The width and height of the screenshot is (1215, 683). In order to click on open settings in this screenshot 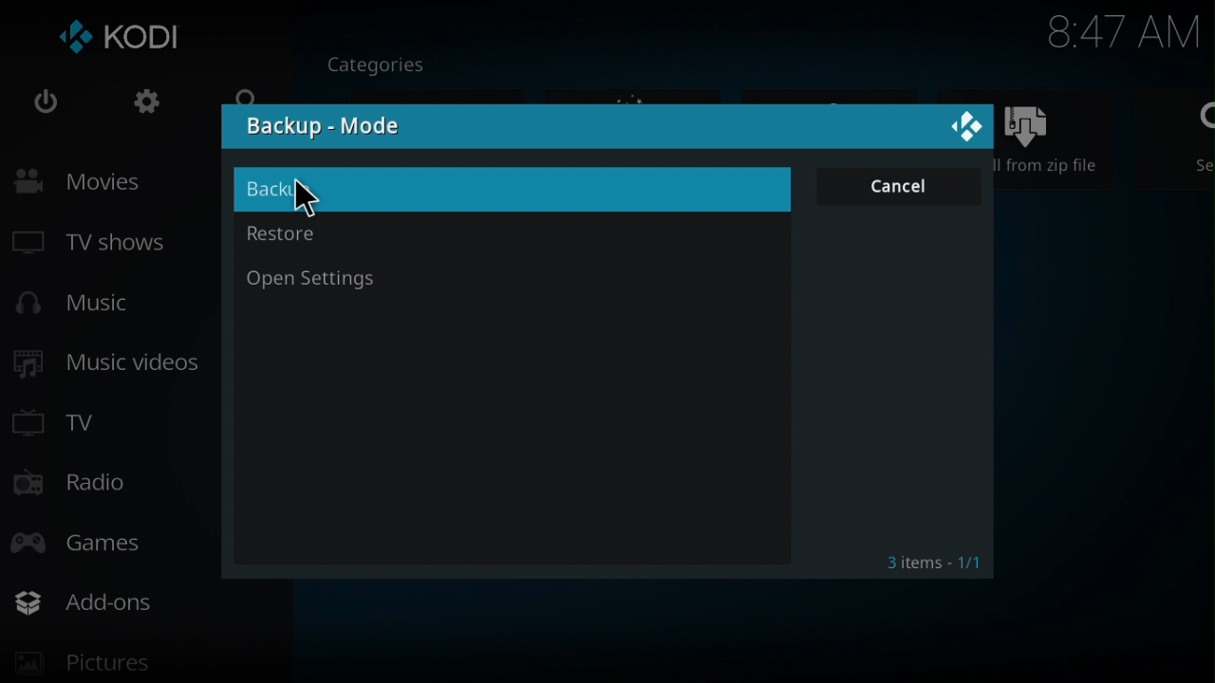, I will do `click(507, 282)`.